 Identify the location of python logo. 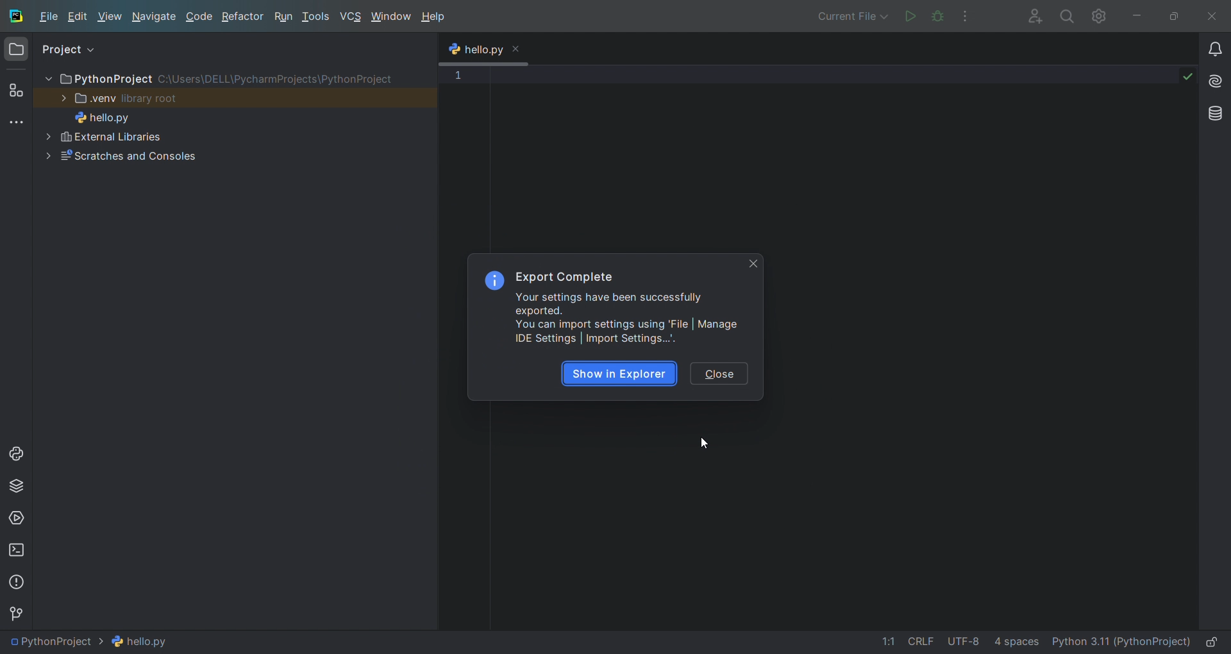
(453, 51).